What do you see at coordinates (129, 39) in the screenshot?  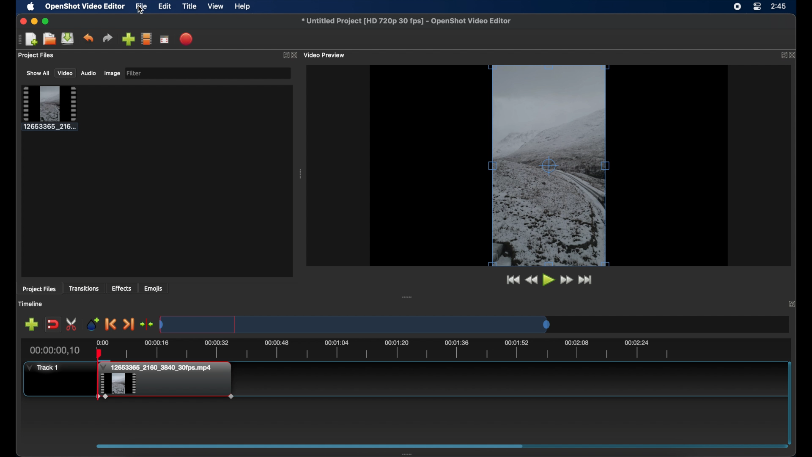 I see `import files` at bounding box center [129, 39].